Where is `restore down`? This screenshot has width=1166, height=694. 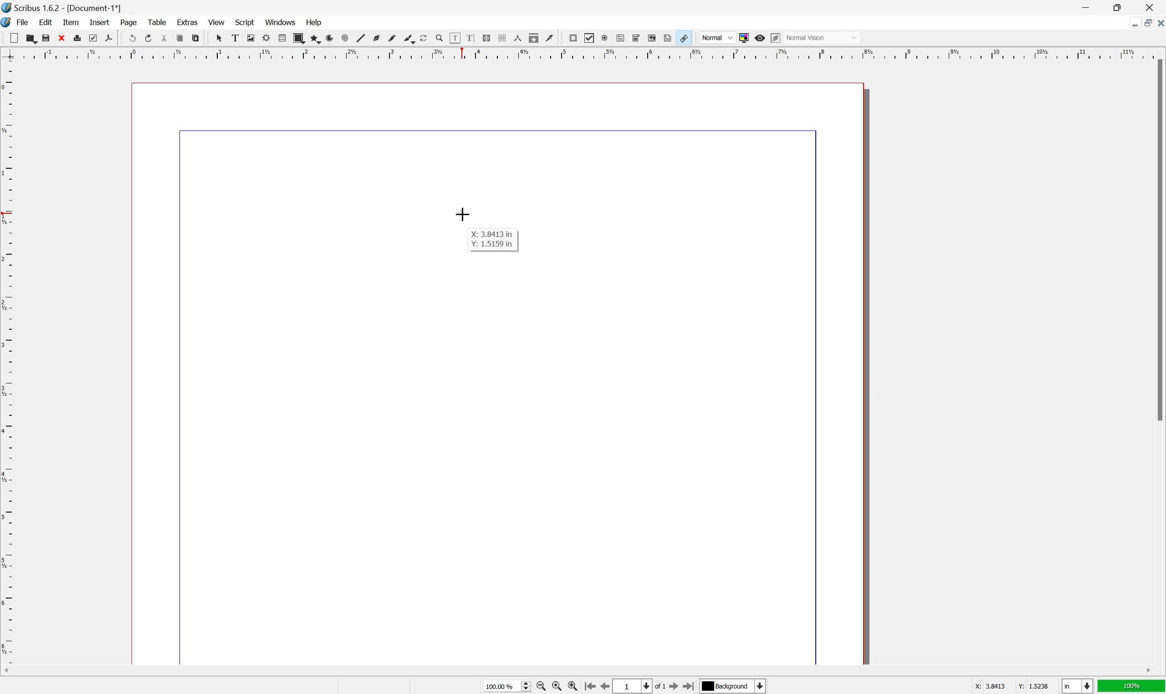 restore down is located at coordinates (1144, 23).